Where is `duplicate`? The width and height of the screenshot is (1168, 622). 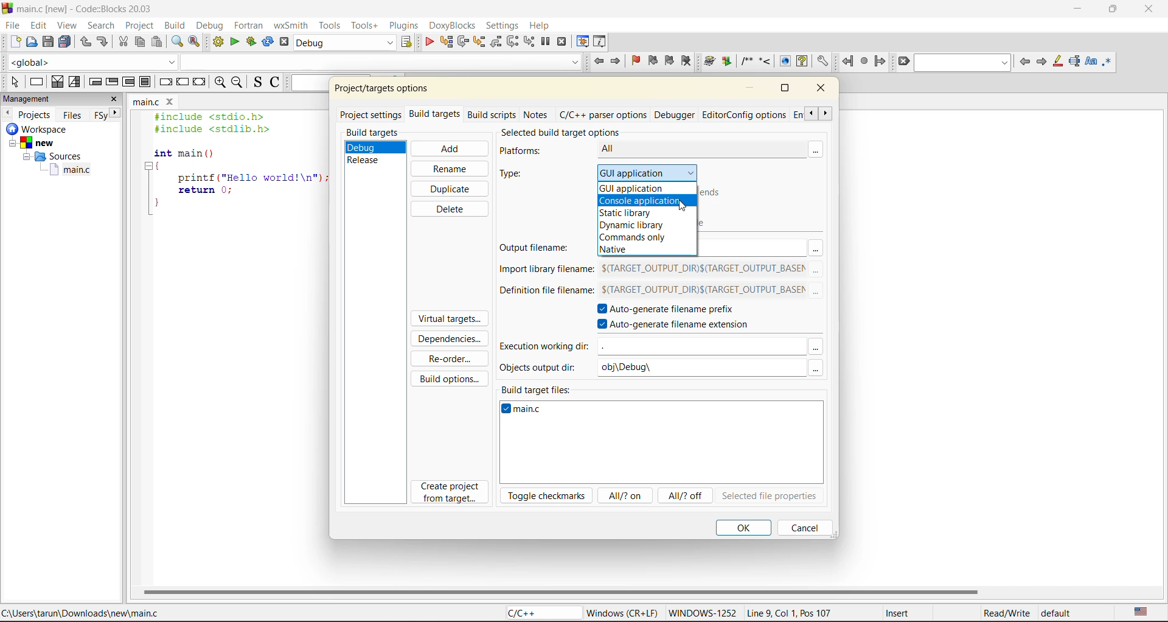 duplicate is located at coordinates (451, 187).